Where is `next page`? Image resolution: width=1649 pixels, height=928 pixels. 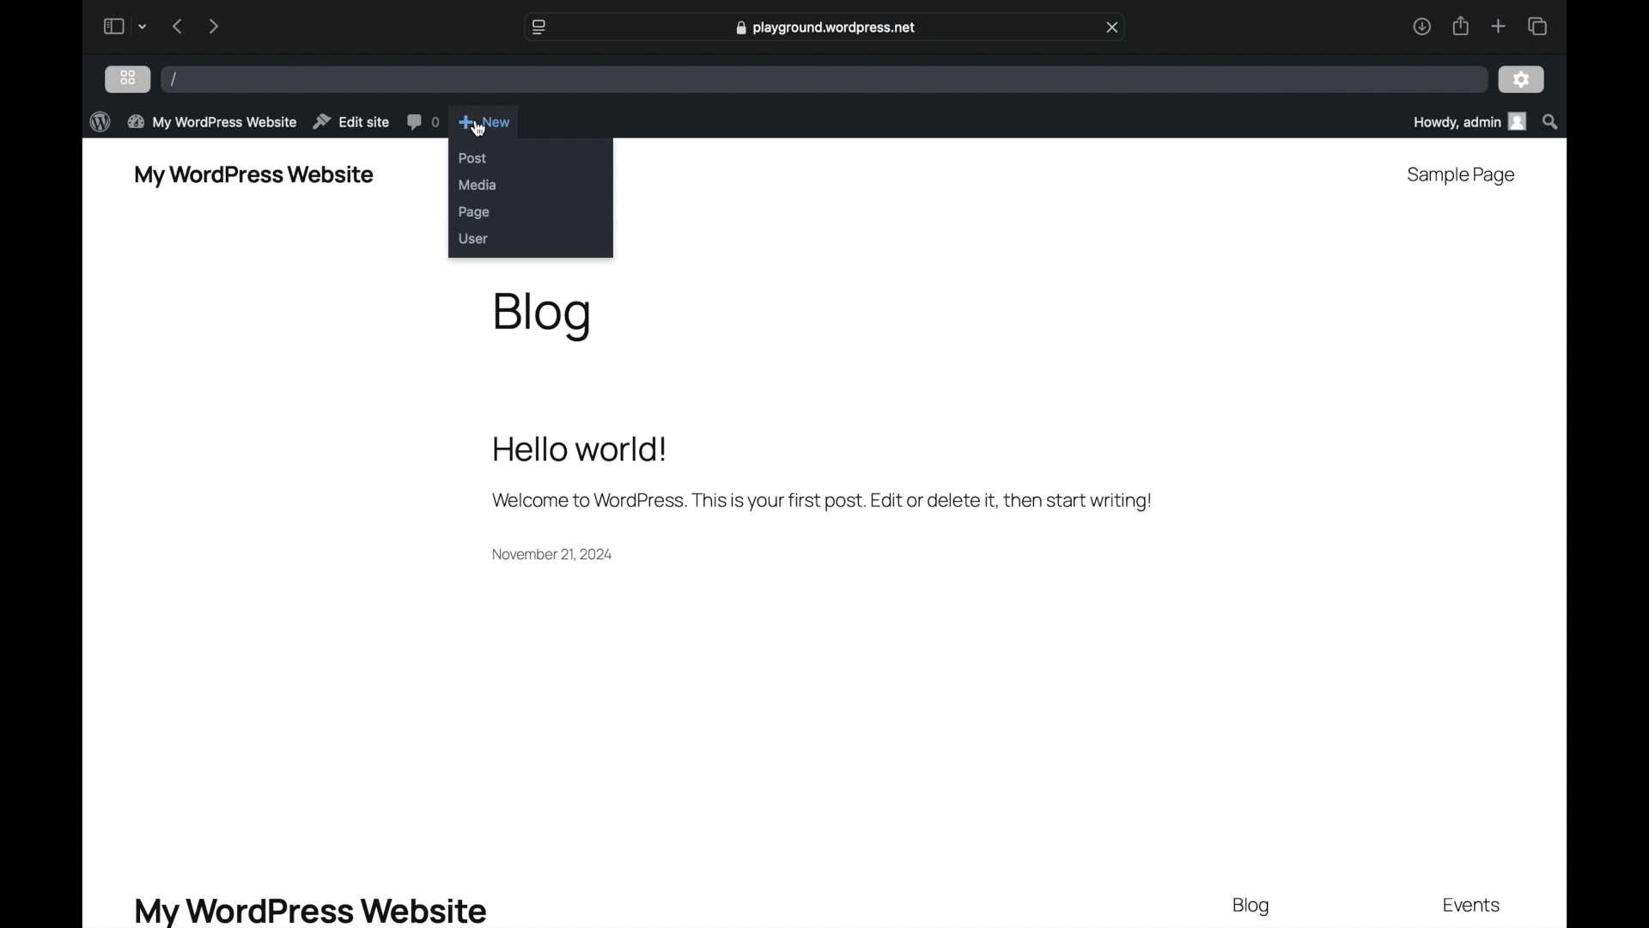
next page is located at coordinates (213, 25).